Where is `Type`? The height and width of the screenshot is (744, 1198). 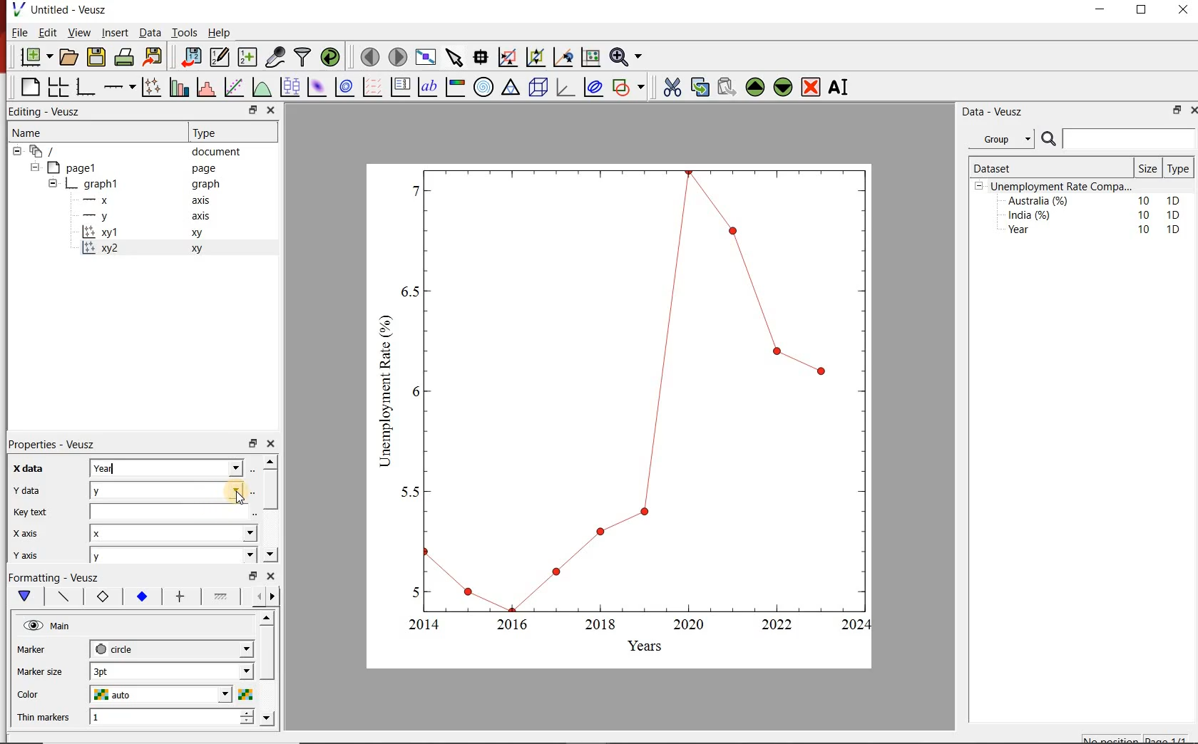
Type is located at coordinates (1177, 169).